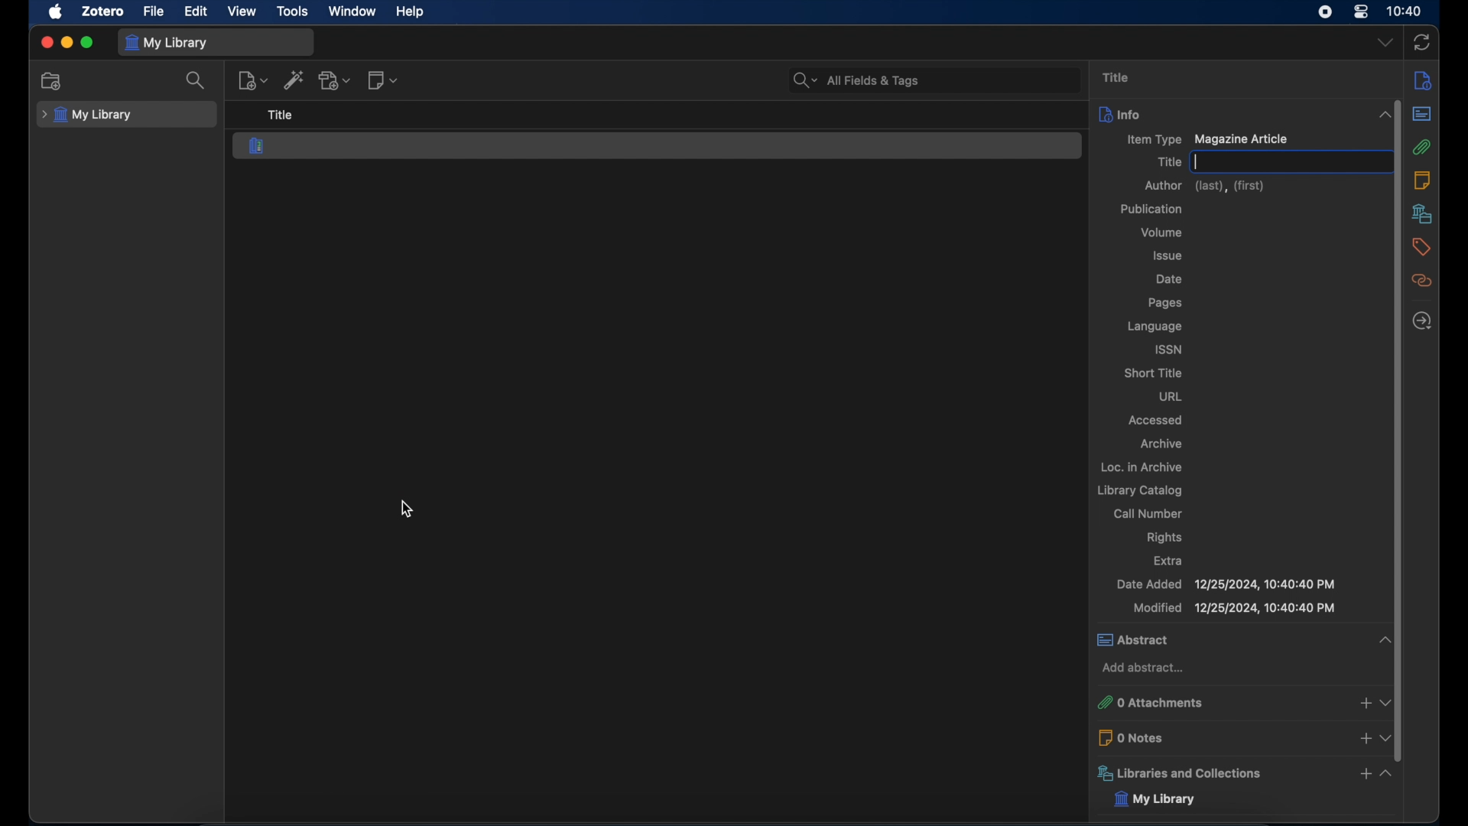 This screenshot has width=1468, height=826. I want to click on add abstract, so click(1143, 668).